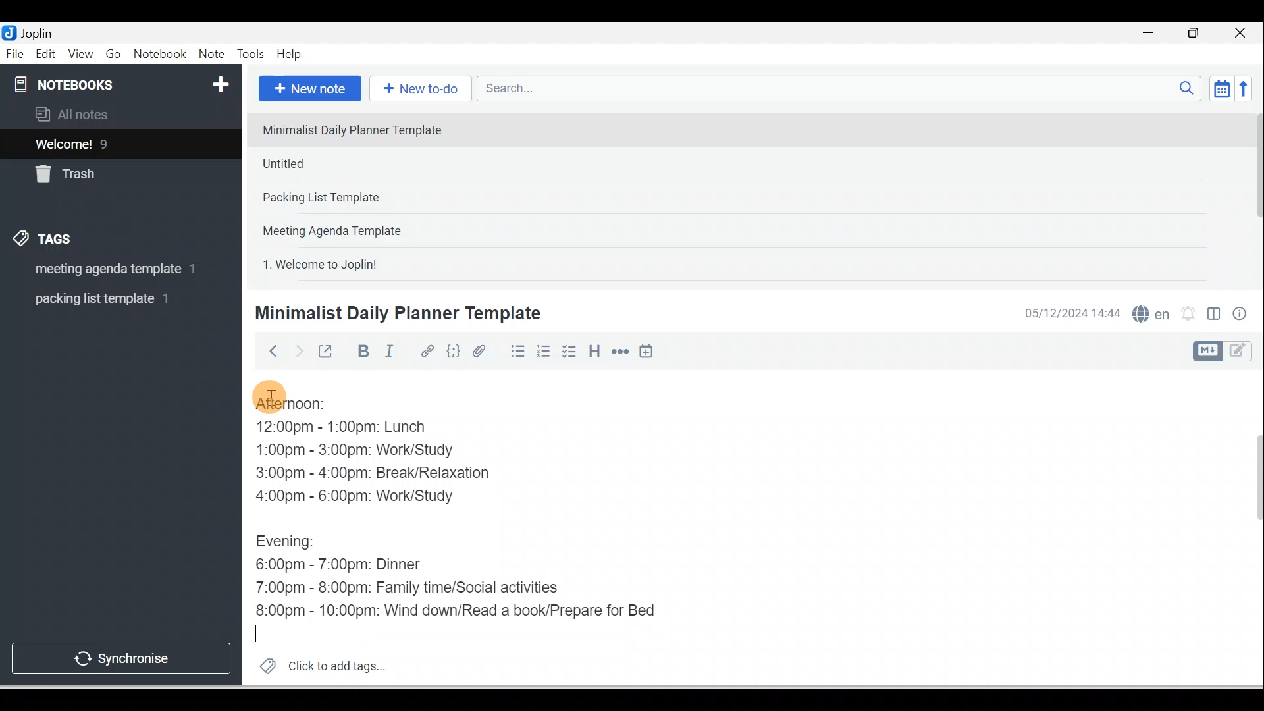 This screenshot has height=711, width=1264. I want to click on Notes, so click(111, 141).